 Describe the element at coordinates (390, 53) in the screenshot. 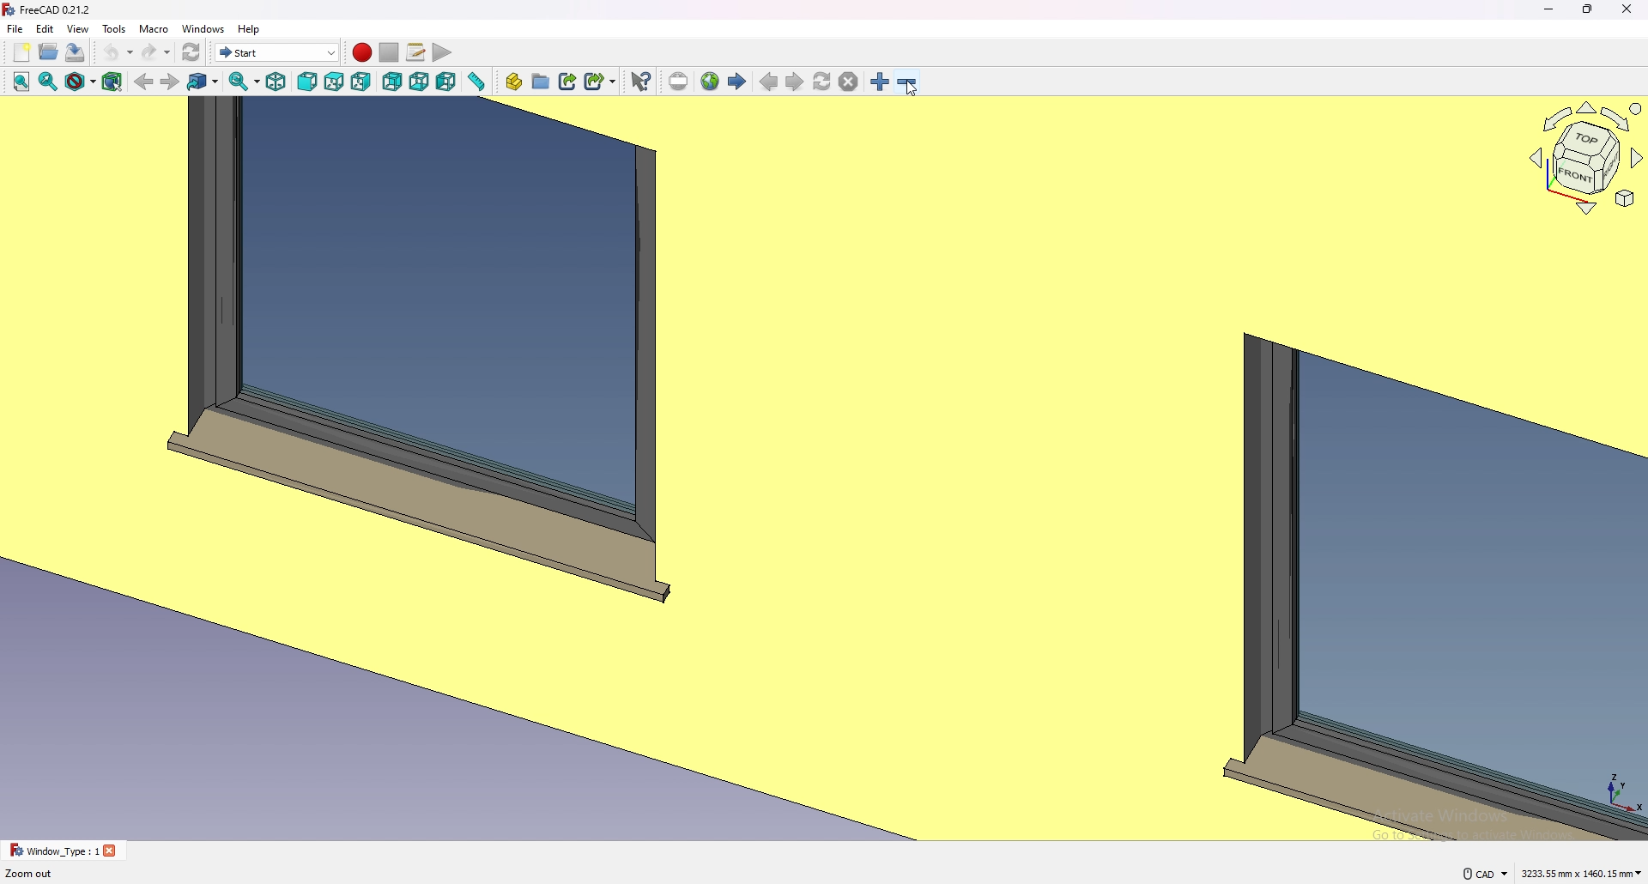

I see `stop macro recording` at that location.